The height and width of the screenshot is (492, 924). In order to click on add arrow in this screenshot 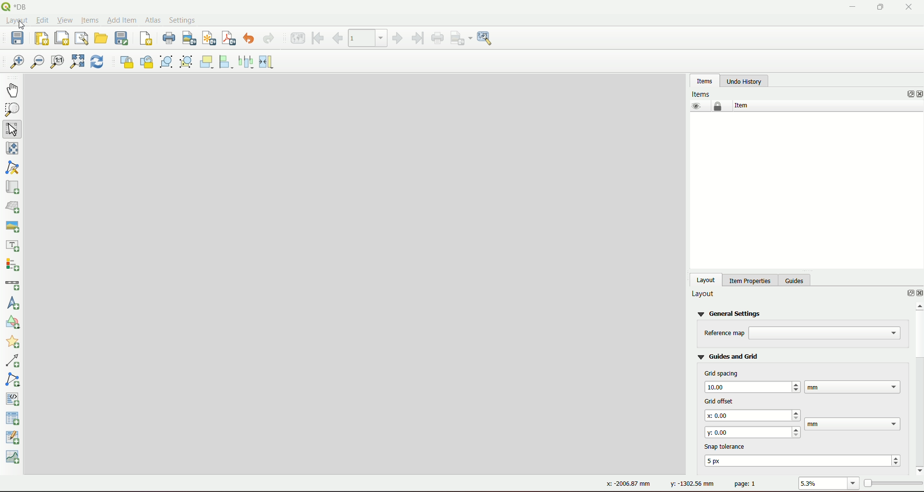, I will do `click(14, 362)`.